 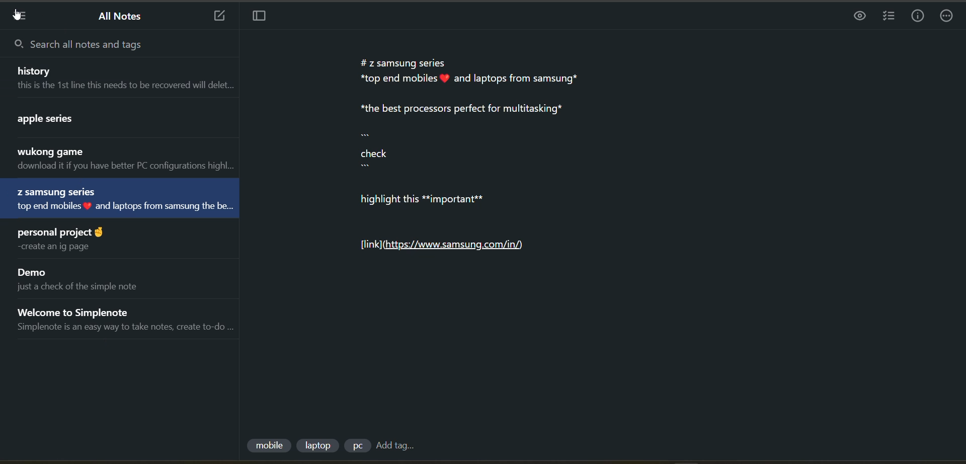 I want to click on note title and preview, so click(x=126, y=160).